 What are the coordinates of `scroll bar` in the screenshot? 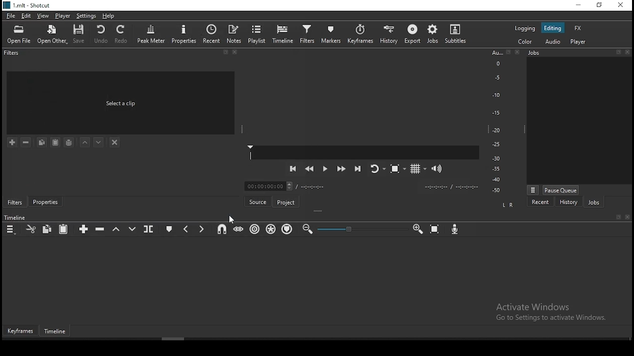 It's located at (187, 339).